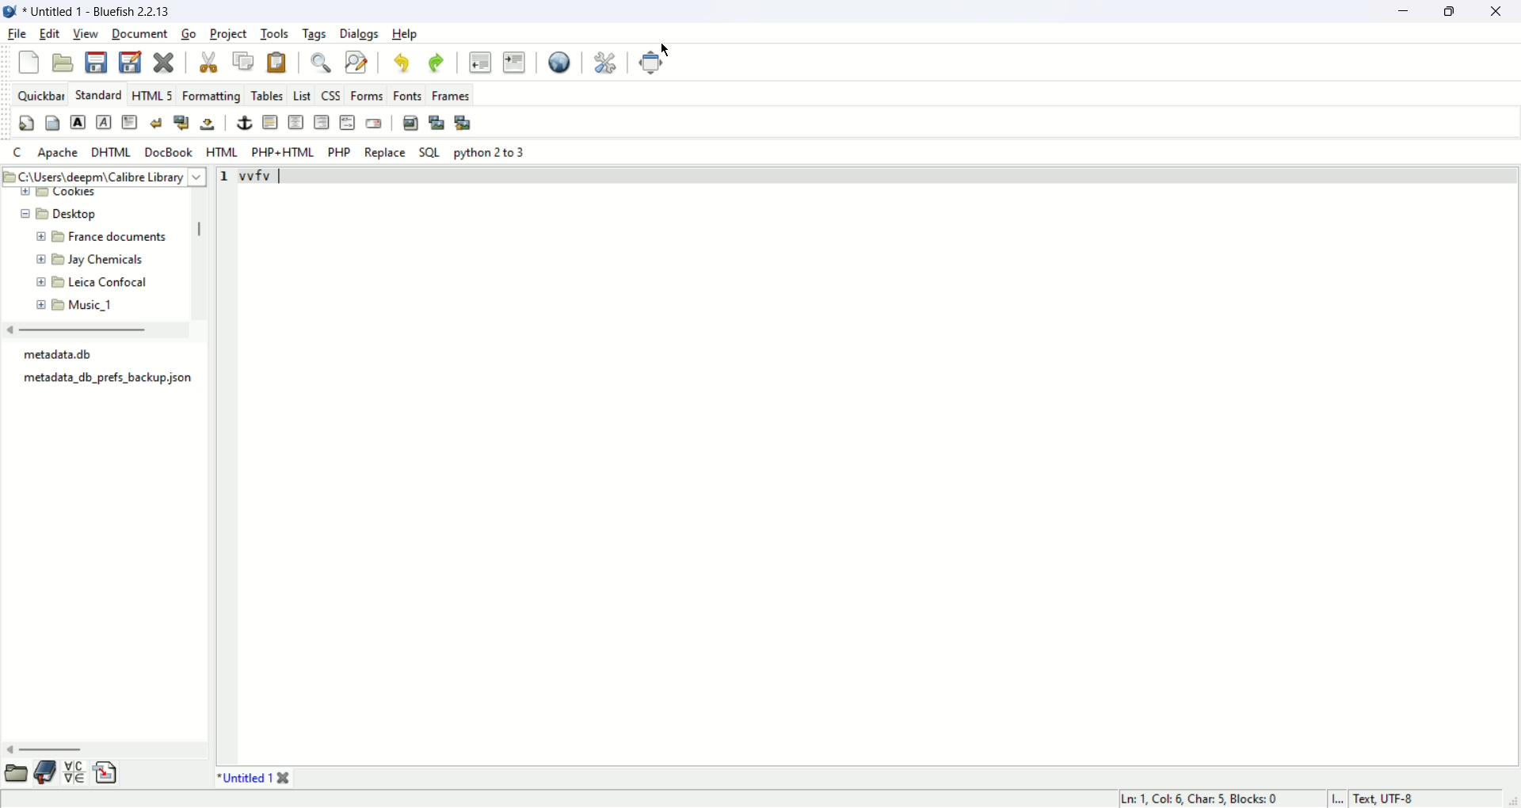  Describe the element at coordinates (383, 152) in the screenshot. I see `replace` at that location.